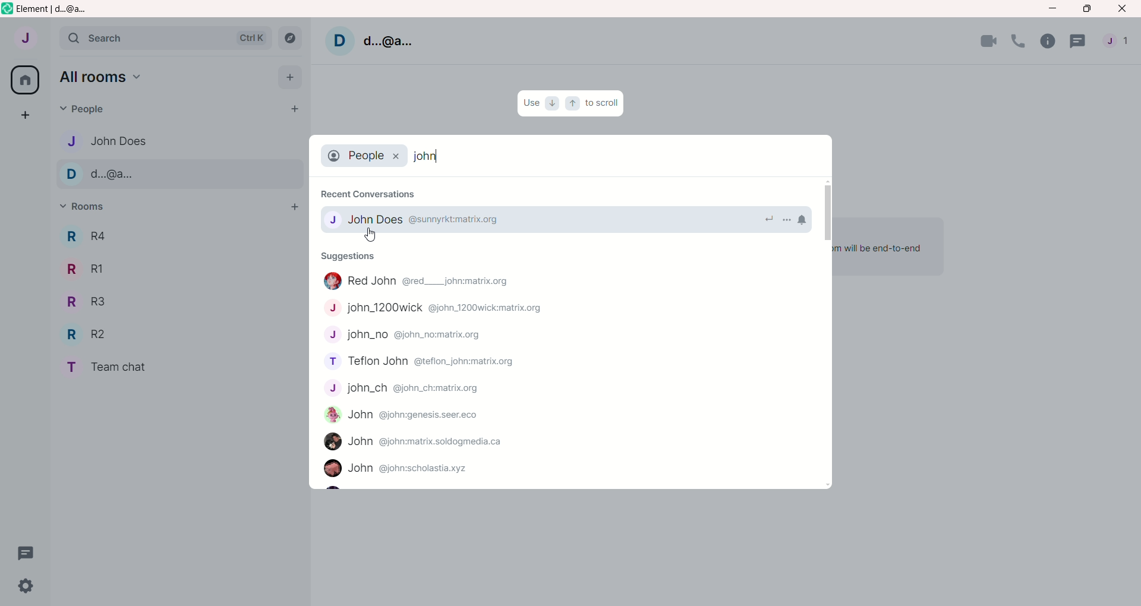 The height and width of the screenshot is (606, 1141). I want to click on search bar, so click(165, 40).